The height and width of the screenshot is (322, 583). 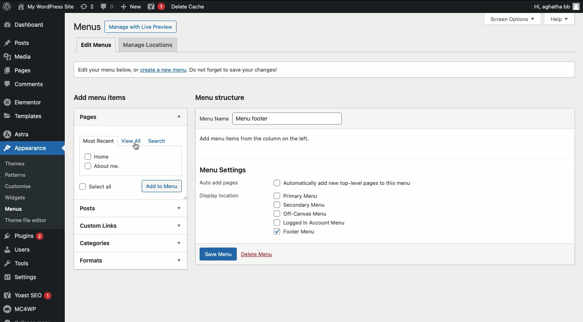 What do you see at coordinates (114, 225) in the screenshot?
I see `Custom links` at bounding box center [114, 225].